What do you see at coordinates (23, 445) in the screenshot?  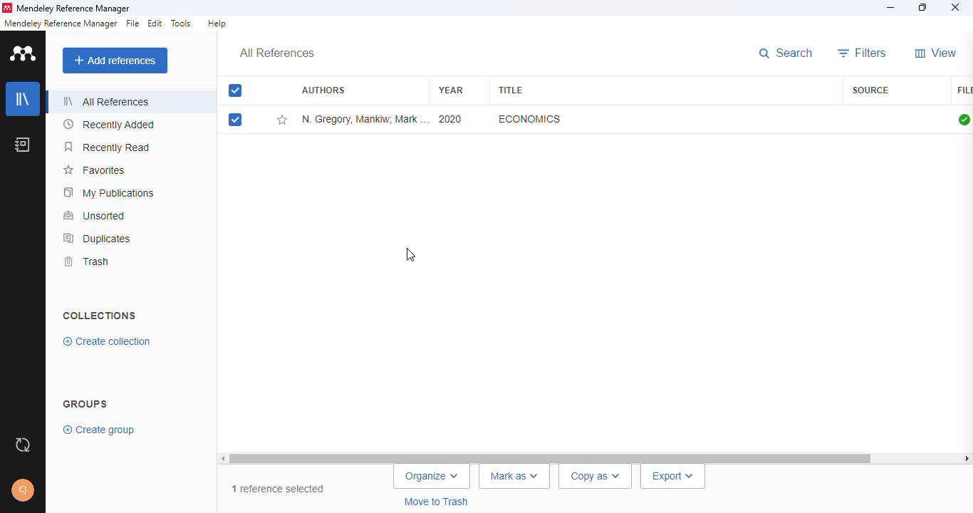 I see `sync` at bounding box center [23, 445].